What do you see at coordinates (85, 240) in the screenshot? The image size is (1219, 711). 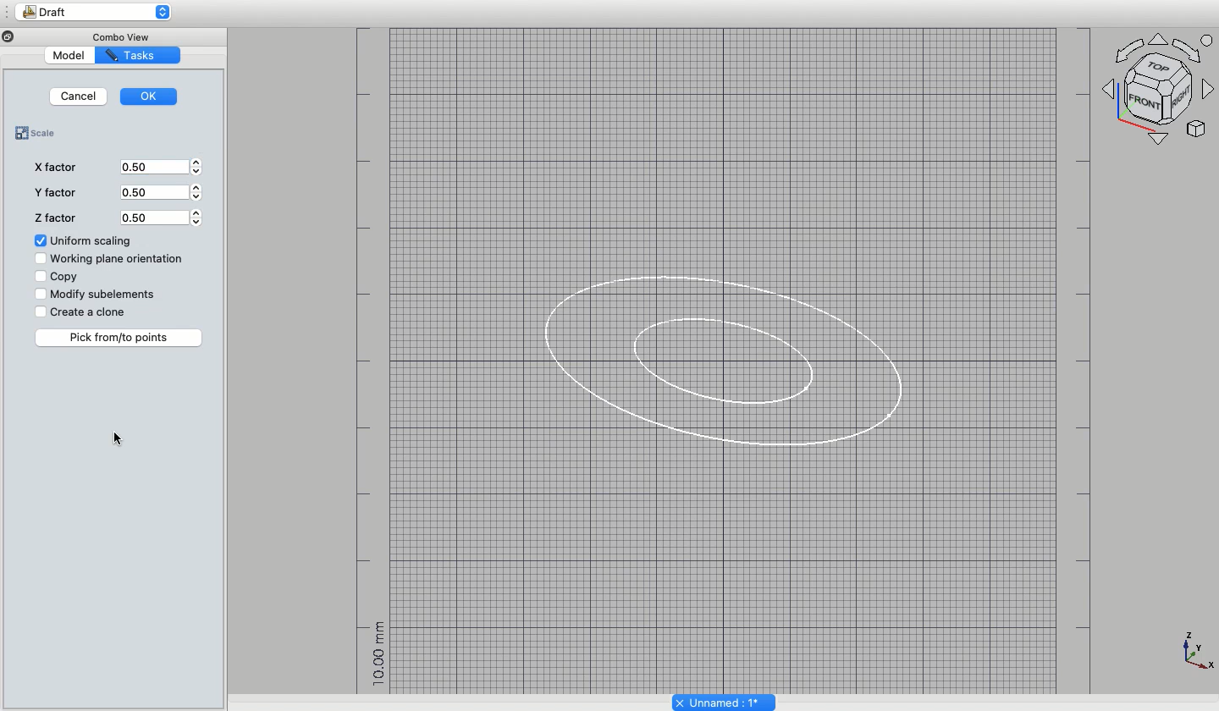 I see `Uniform scaling` at bounding box center [85, 240].